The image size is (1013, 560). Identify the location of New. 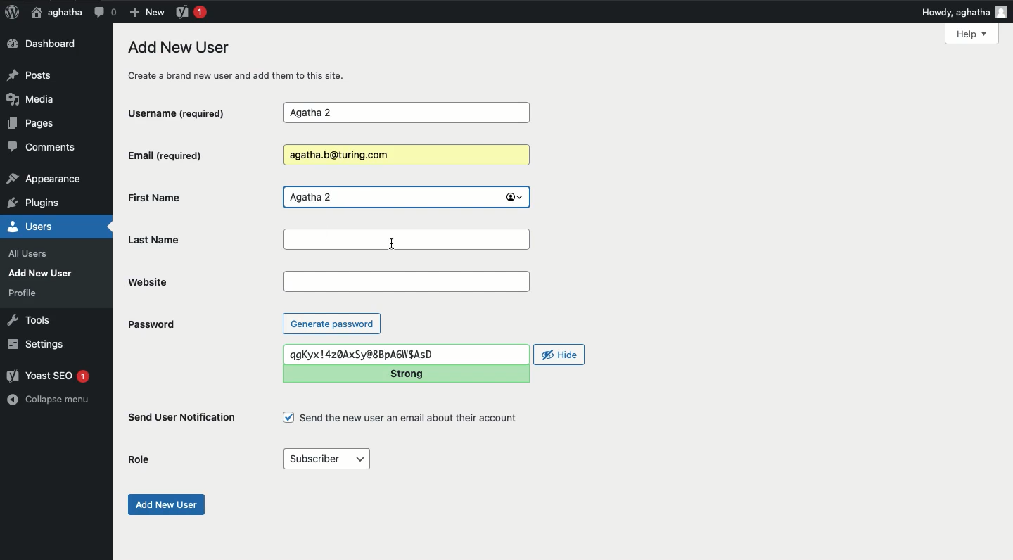
(146, 11).